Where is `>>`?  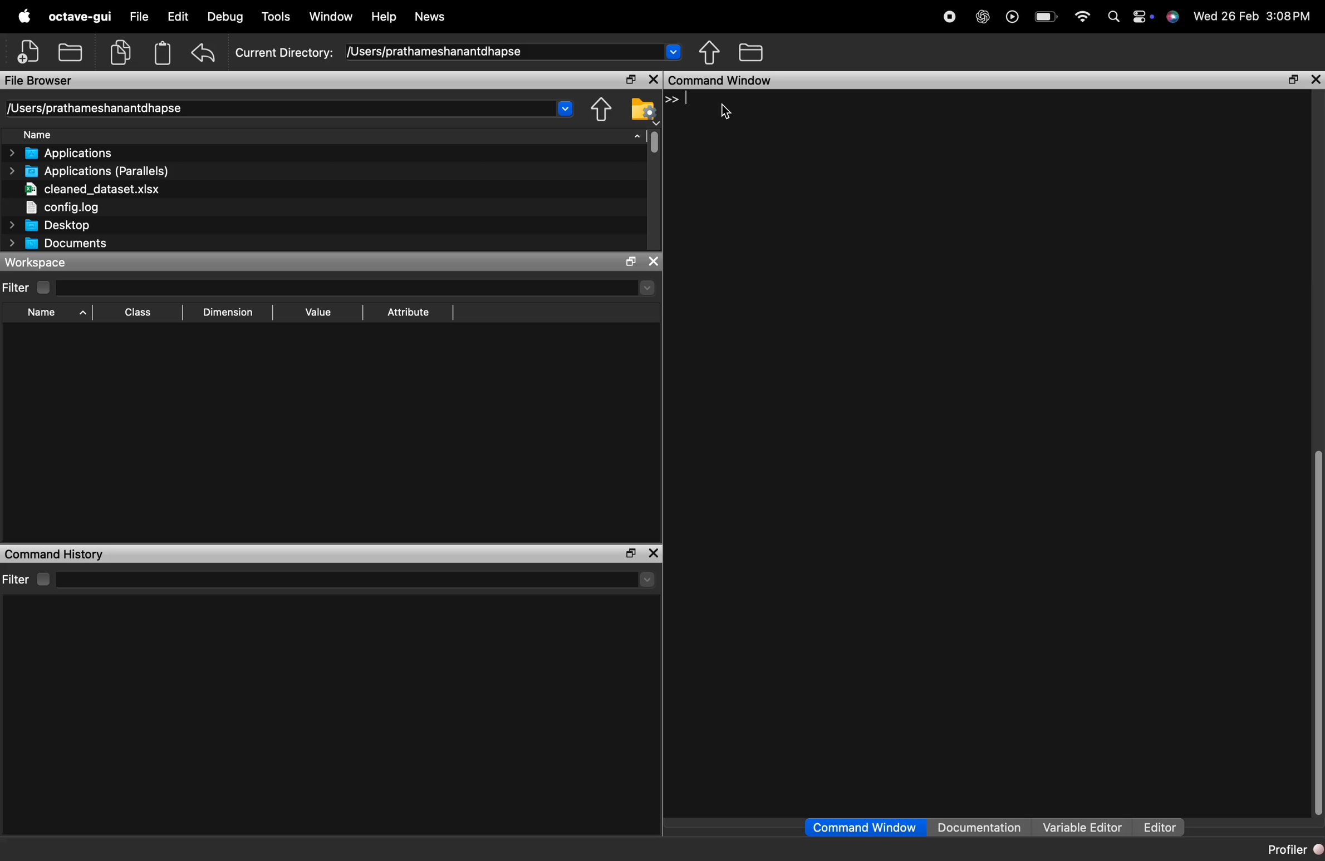 >> is located at coordinates (677, 100).